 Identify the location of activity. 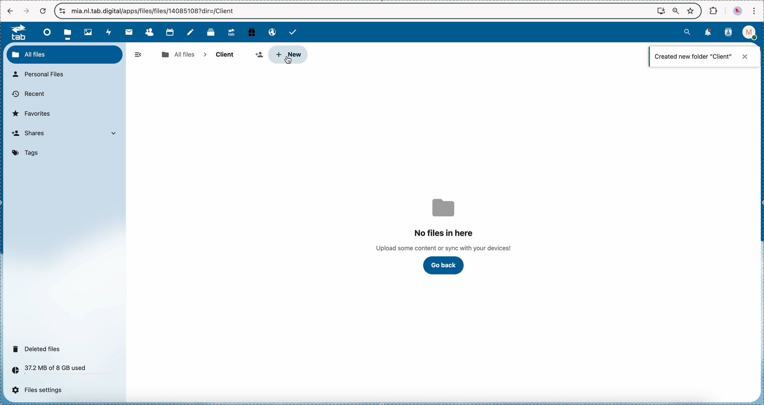
(109, 32).